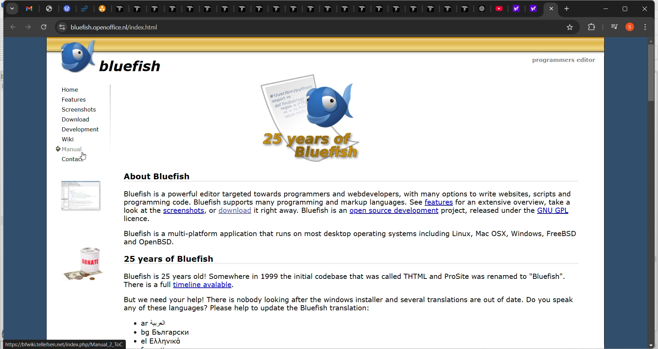 The height and width of the screenshot is (349, 658). I want to click on minimize, so click(606, 9).